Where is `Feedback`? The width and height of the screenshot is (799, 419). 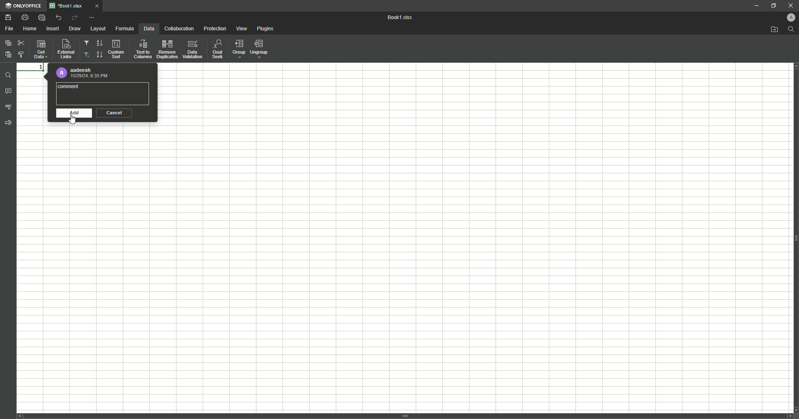
Feedback is located at coordinates (9, 125).